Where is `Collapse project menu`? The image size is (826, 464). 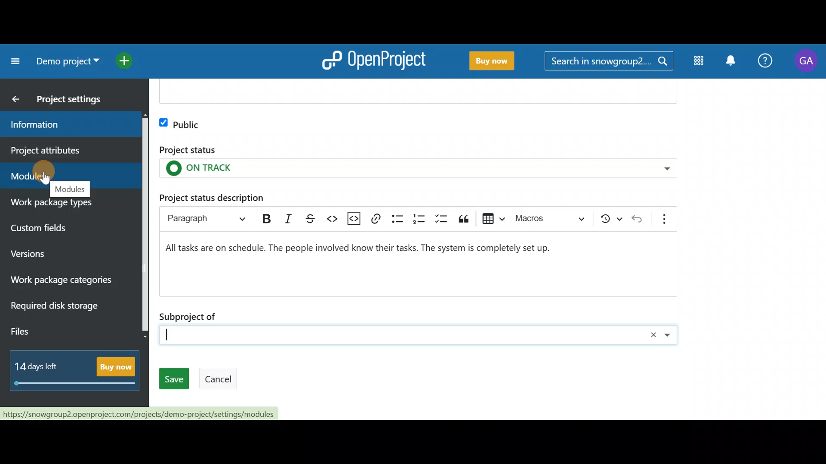
Collapse project menu is located at coordinates (14, 63).